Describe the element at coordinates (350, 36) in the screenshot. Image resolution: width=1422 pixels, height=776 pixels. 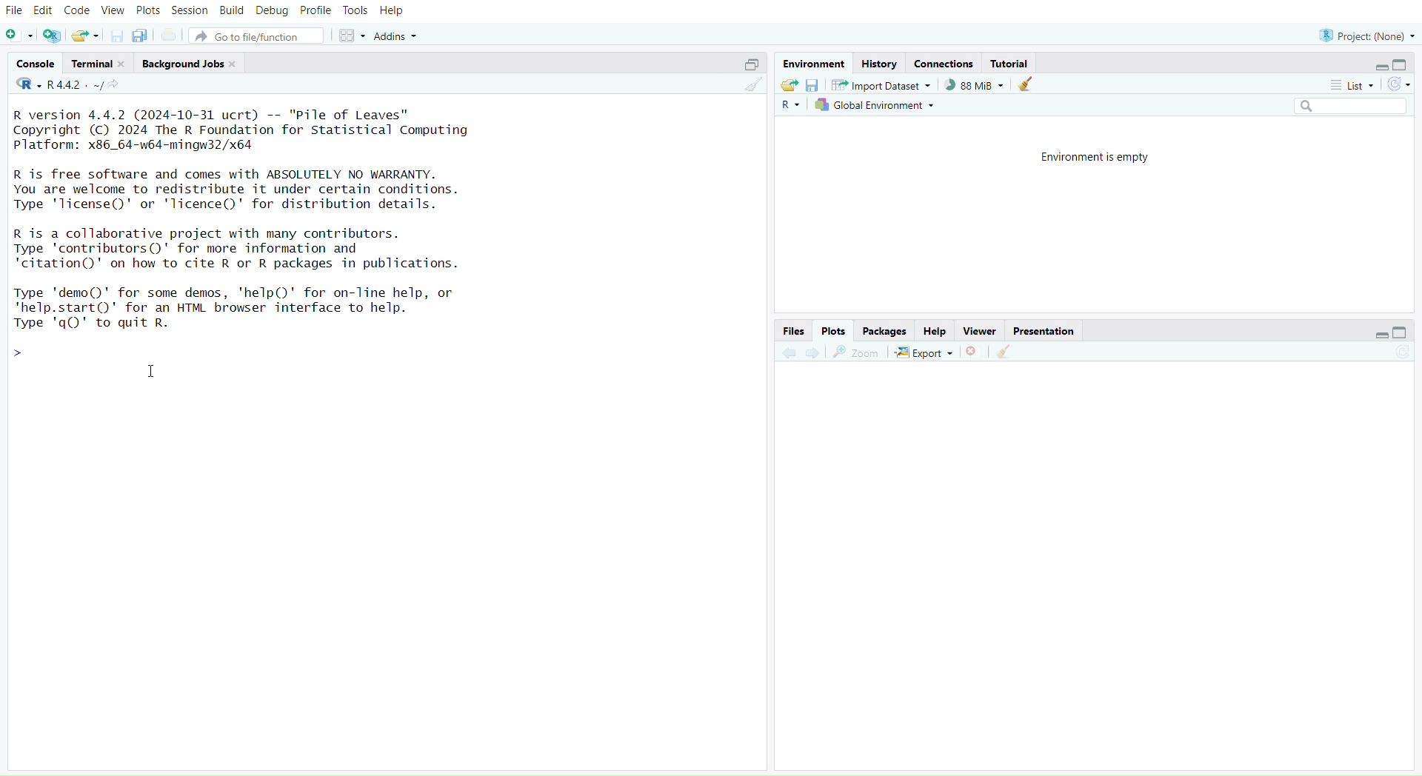
I see `workspace panes` at that location.